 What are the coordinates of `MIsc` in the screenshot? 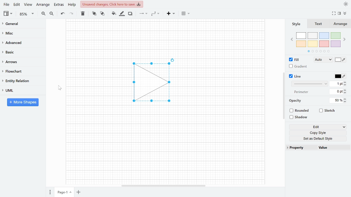 It's located at (21, 33).